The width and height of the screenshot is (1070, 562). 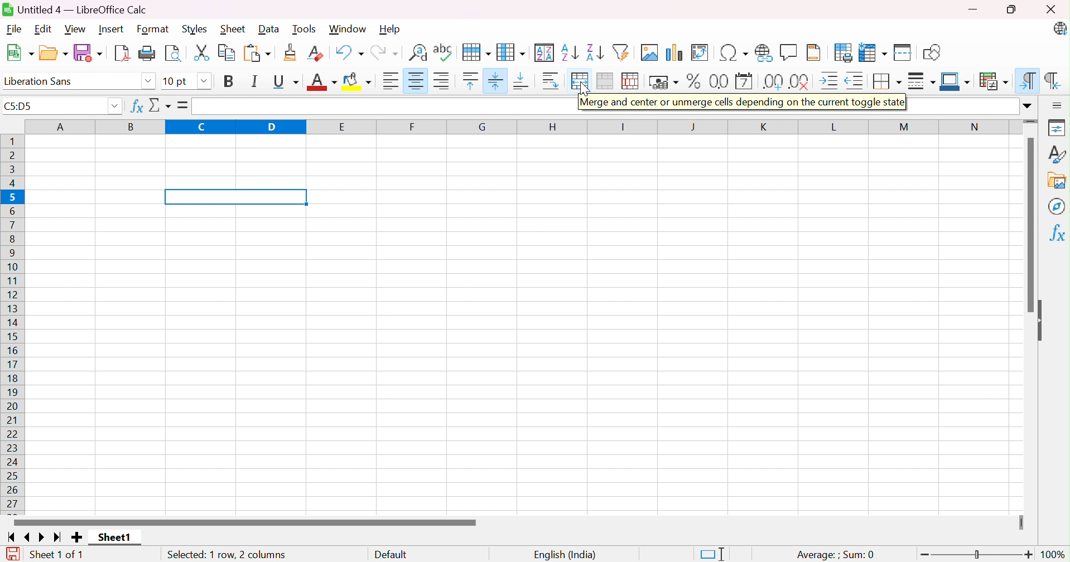 What do you see at coordinates (931, 52) in the screenshot?
I see `Show Draw Functions` at bounding box center [931, 52].